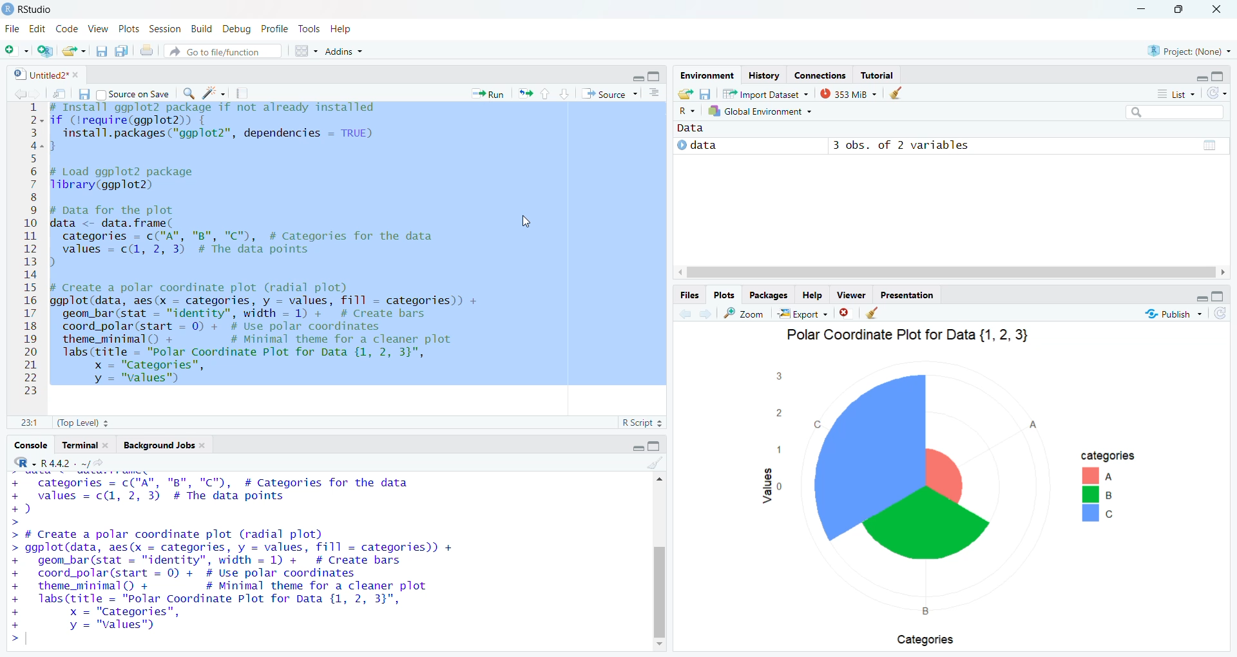 This screenshot has height=657, width=1237. What do you see at coordinates (146, 53) in the screenshot?
I see `print the current file` at bounding box center [146, 53].